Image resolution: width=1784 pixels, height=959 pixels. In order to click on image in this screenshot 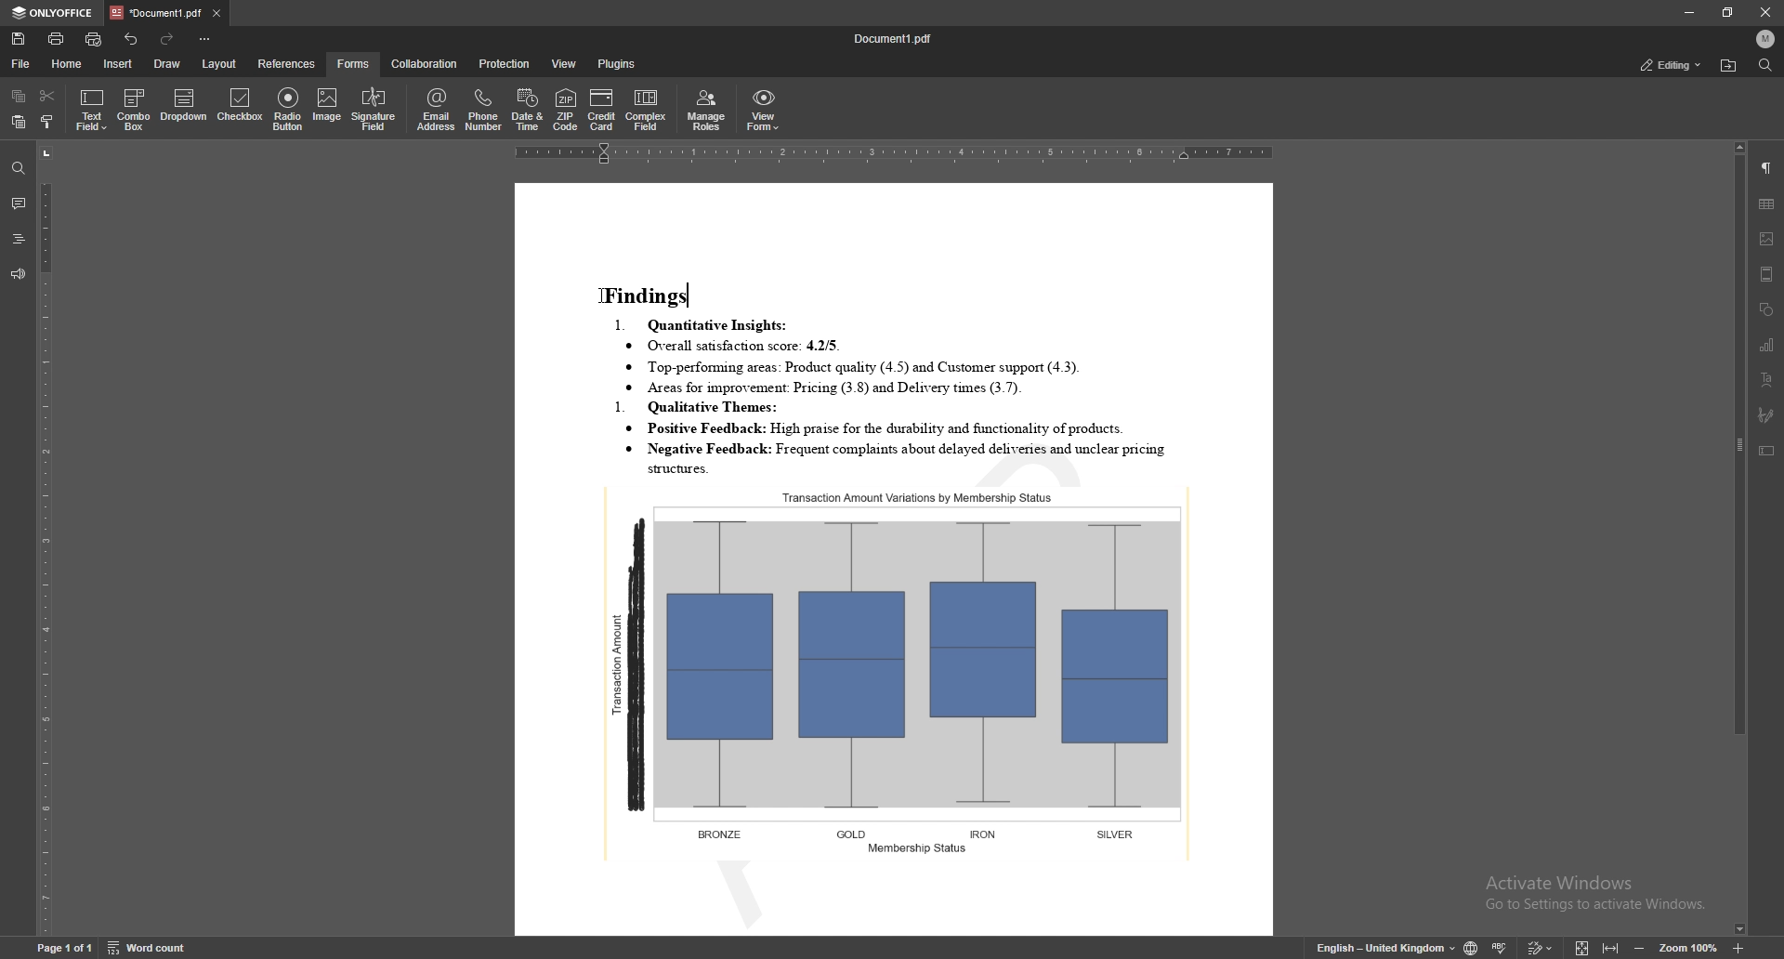, I will do `click(1766, 239)`.